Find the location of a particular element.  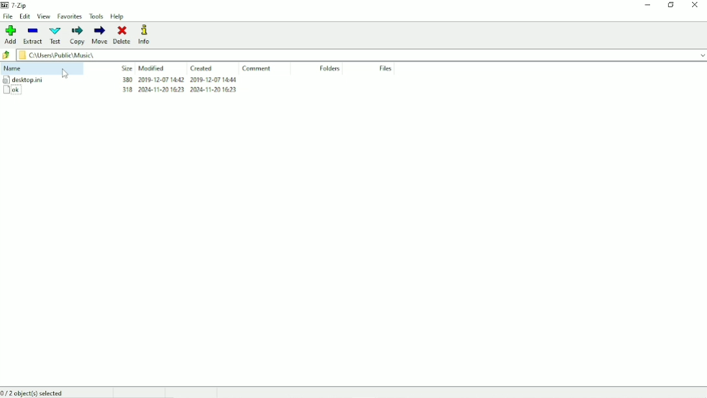

Back is located at coordinates (6, 54).